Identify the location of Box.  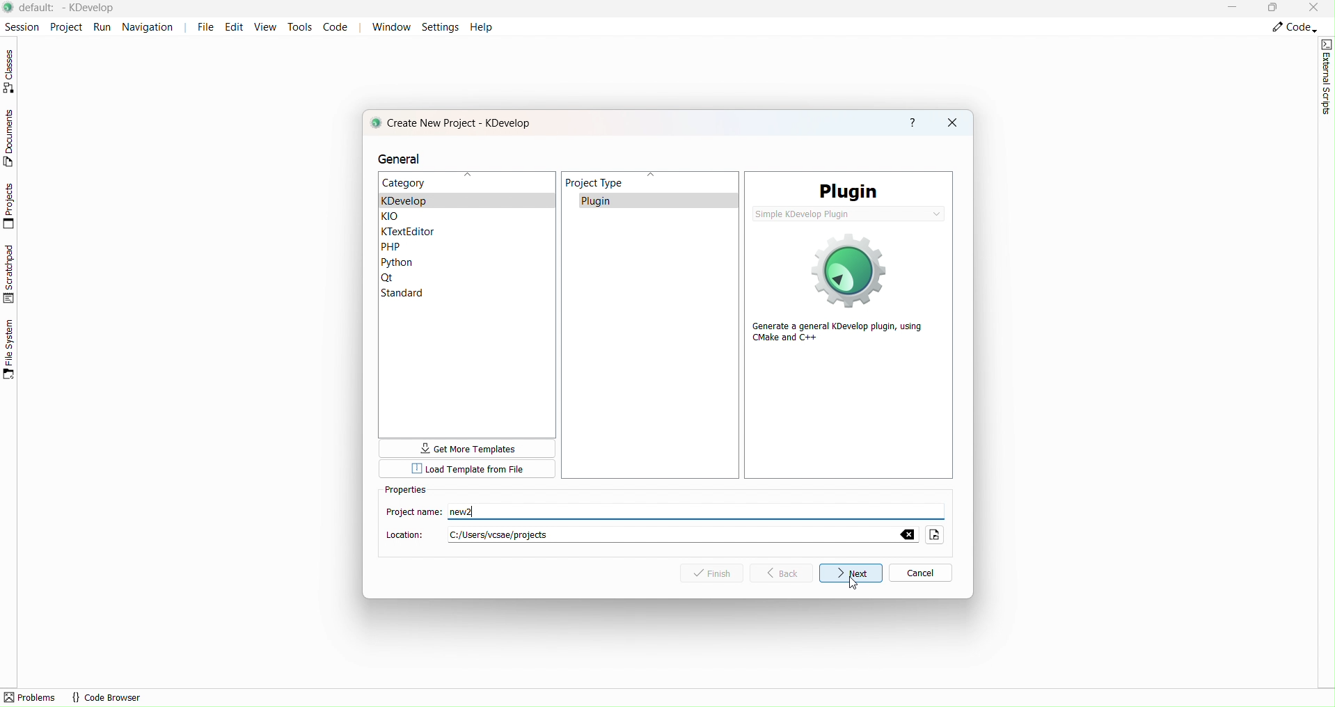
(1274, 9).